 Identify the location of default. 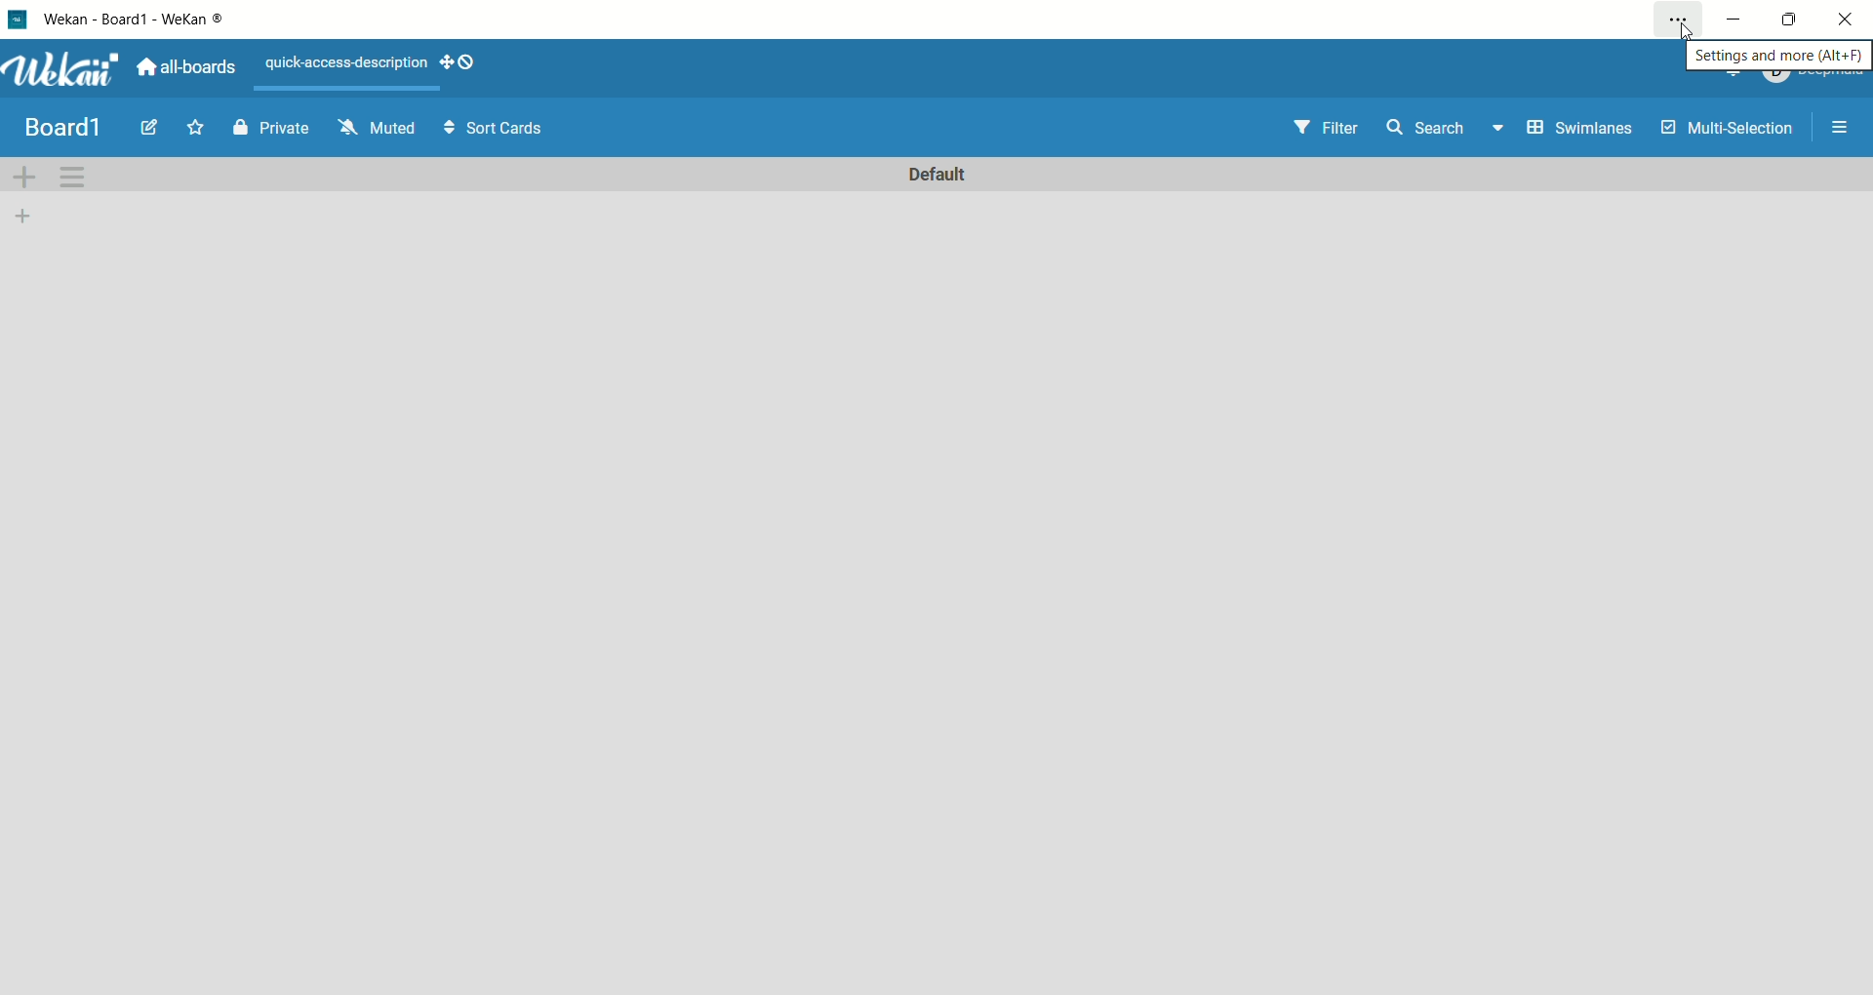
(940, 175).